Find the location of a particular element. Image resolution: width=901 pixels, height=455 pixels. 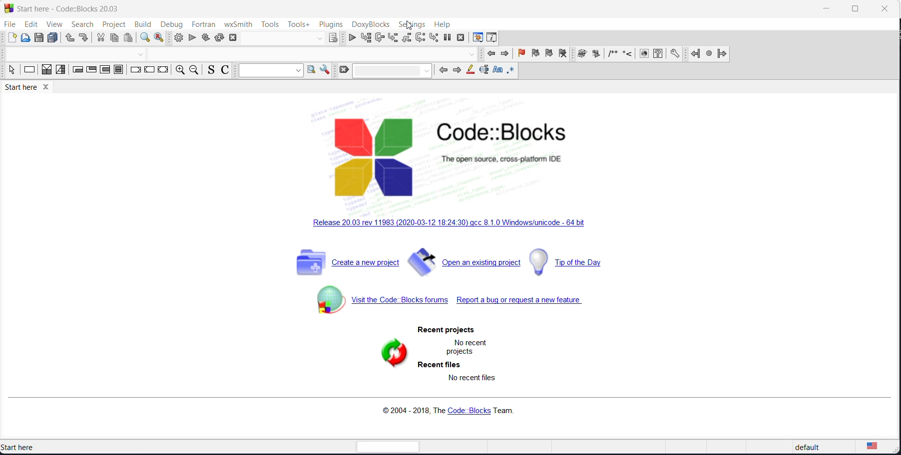

remove bookmark is located at coordinates (563, 54).